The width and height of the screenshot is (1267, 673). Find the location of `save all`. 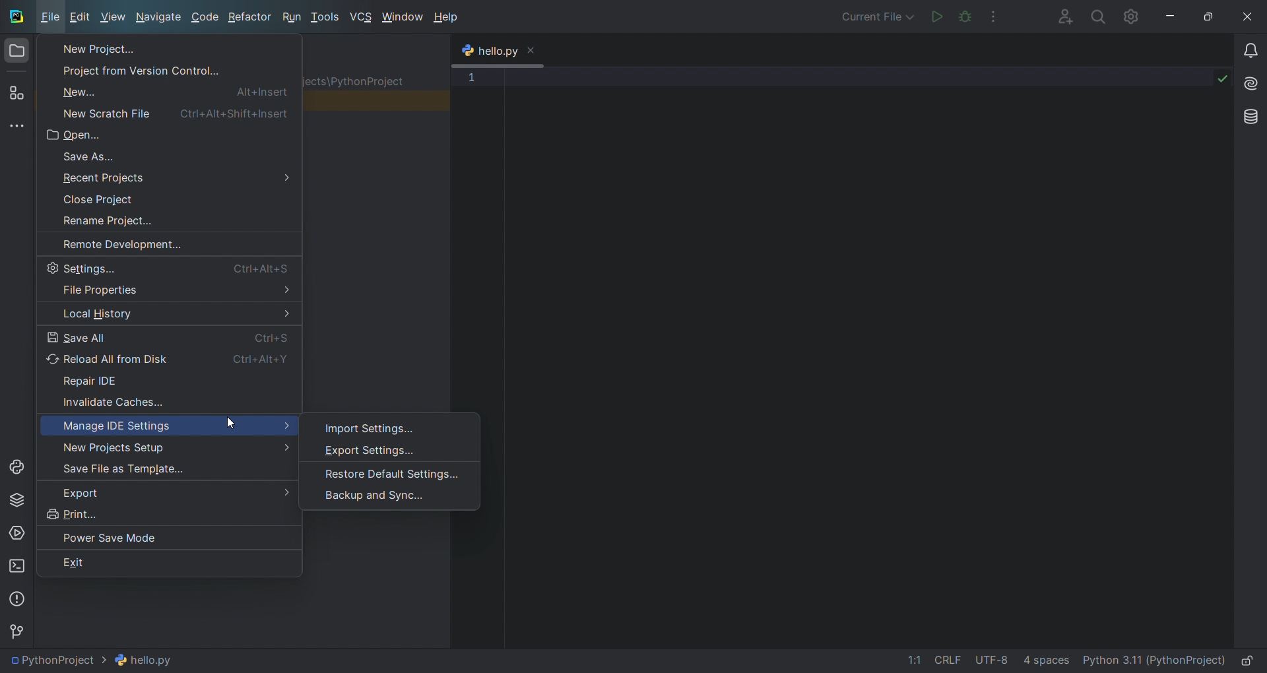

save all is located at coordinates (170, 336).